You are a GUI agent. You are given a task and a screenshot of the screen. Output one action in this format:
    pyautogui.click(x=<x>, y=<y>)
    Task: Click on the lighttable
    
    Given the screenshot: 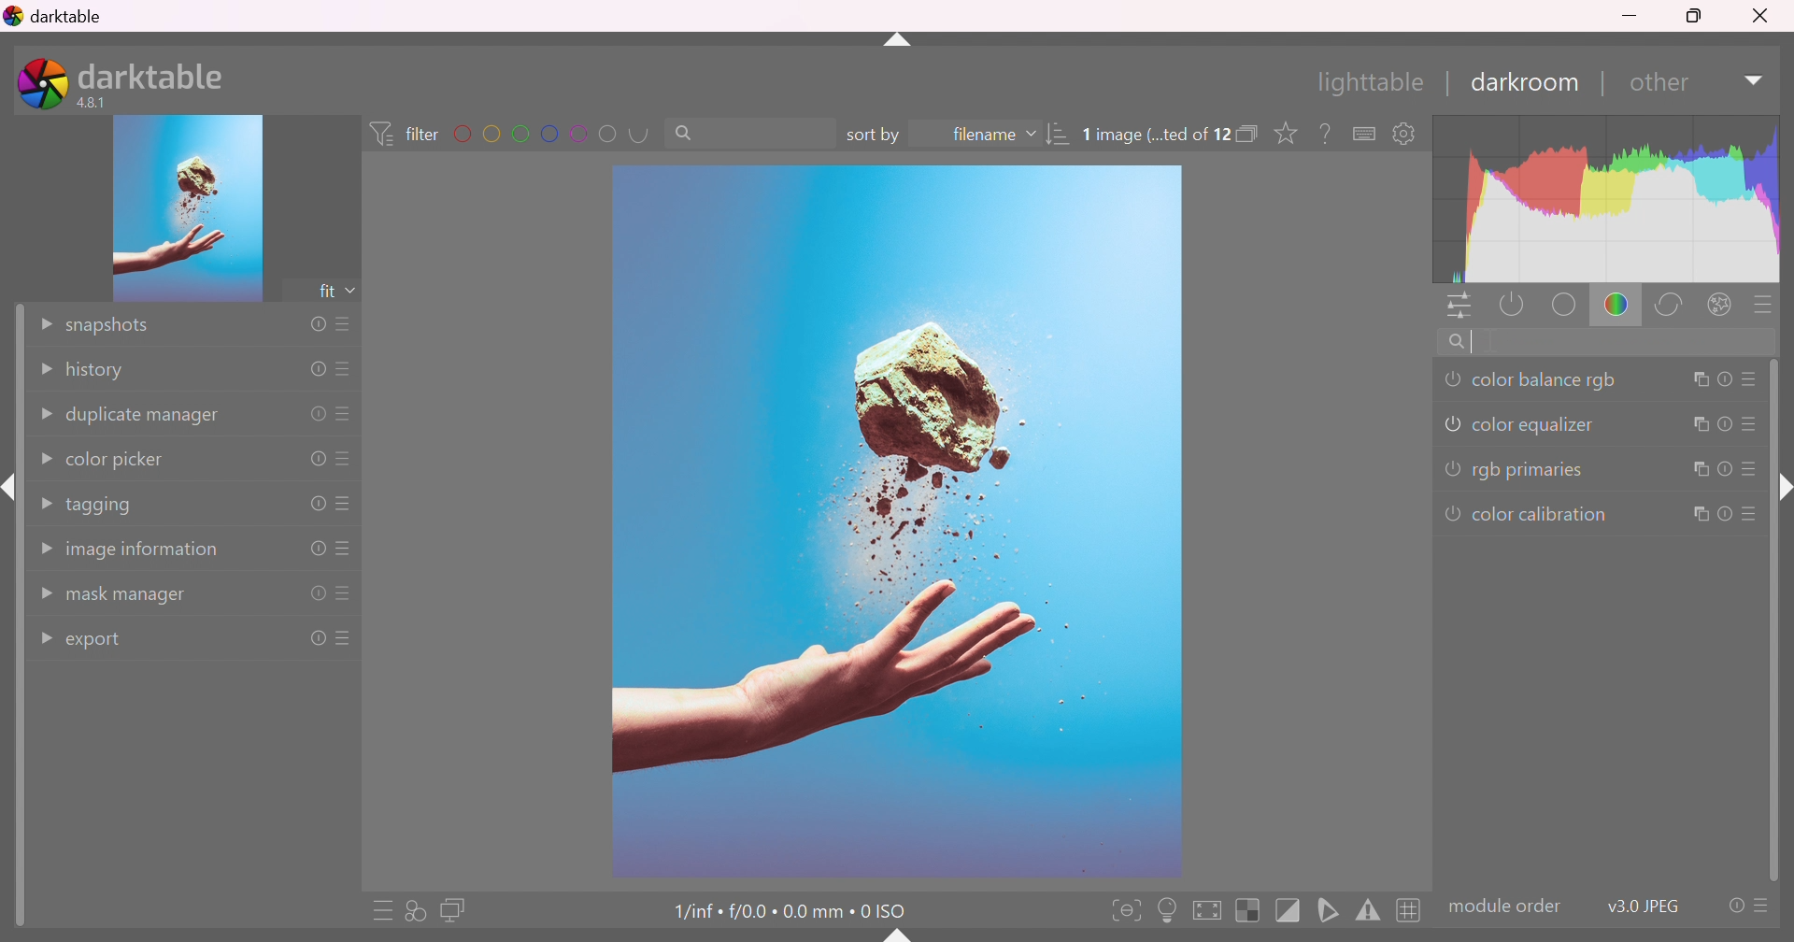 What is the action you would take?
    pyautogui.click(x=1366, y=83)
    